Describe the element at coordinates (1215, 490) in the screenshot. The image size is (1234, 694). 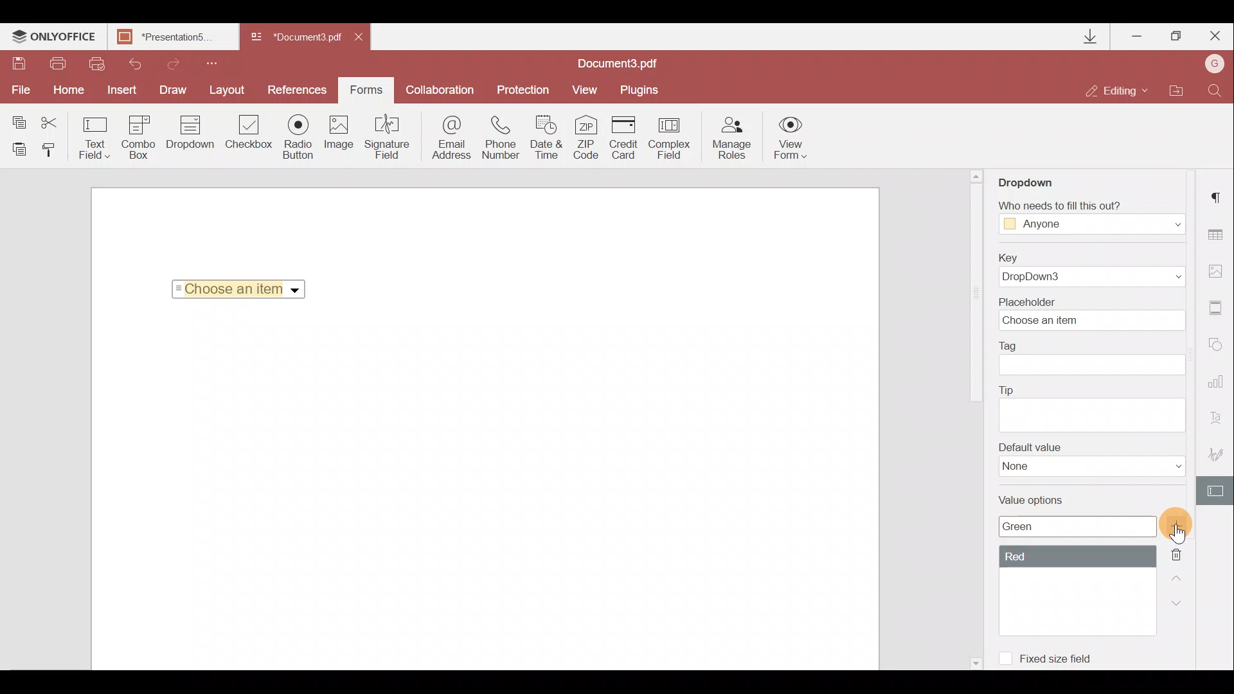
I see `Form settings` at that location.